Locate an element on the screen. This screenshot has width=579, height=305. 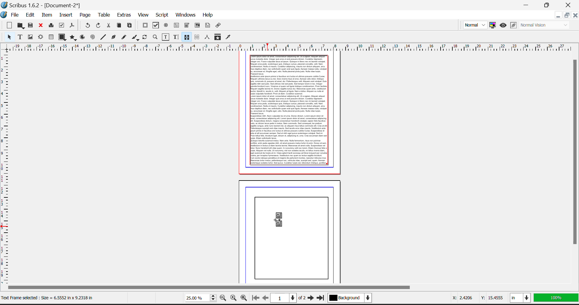
Rotate Image is located at coordinates (145, 37).